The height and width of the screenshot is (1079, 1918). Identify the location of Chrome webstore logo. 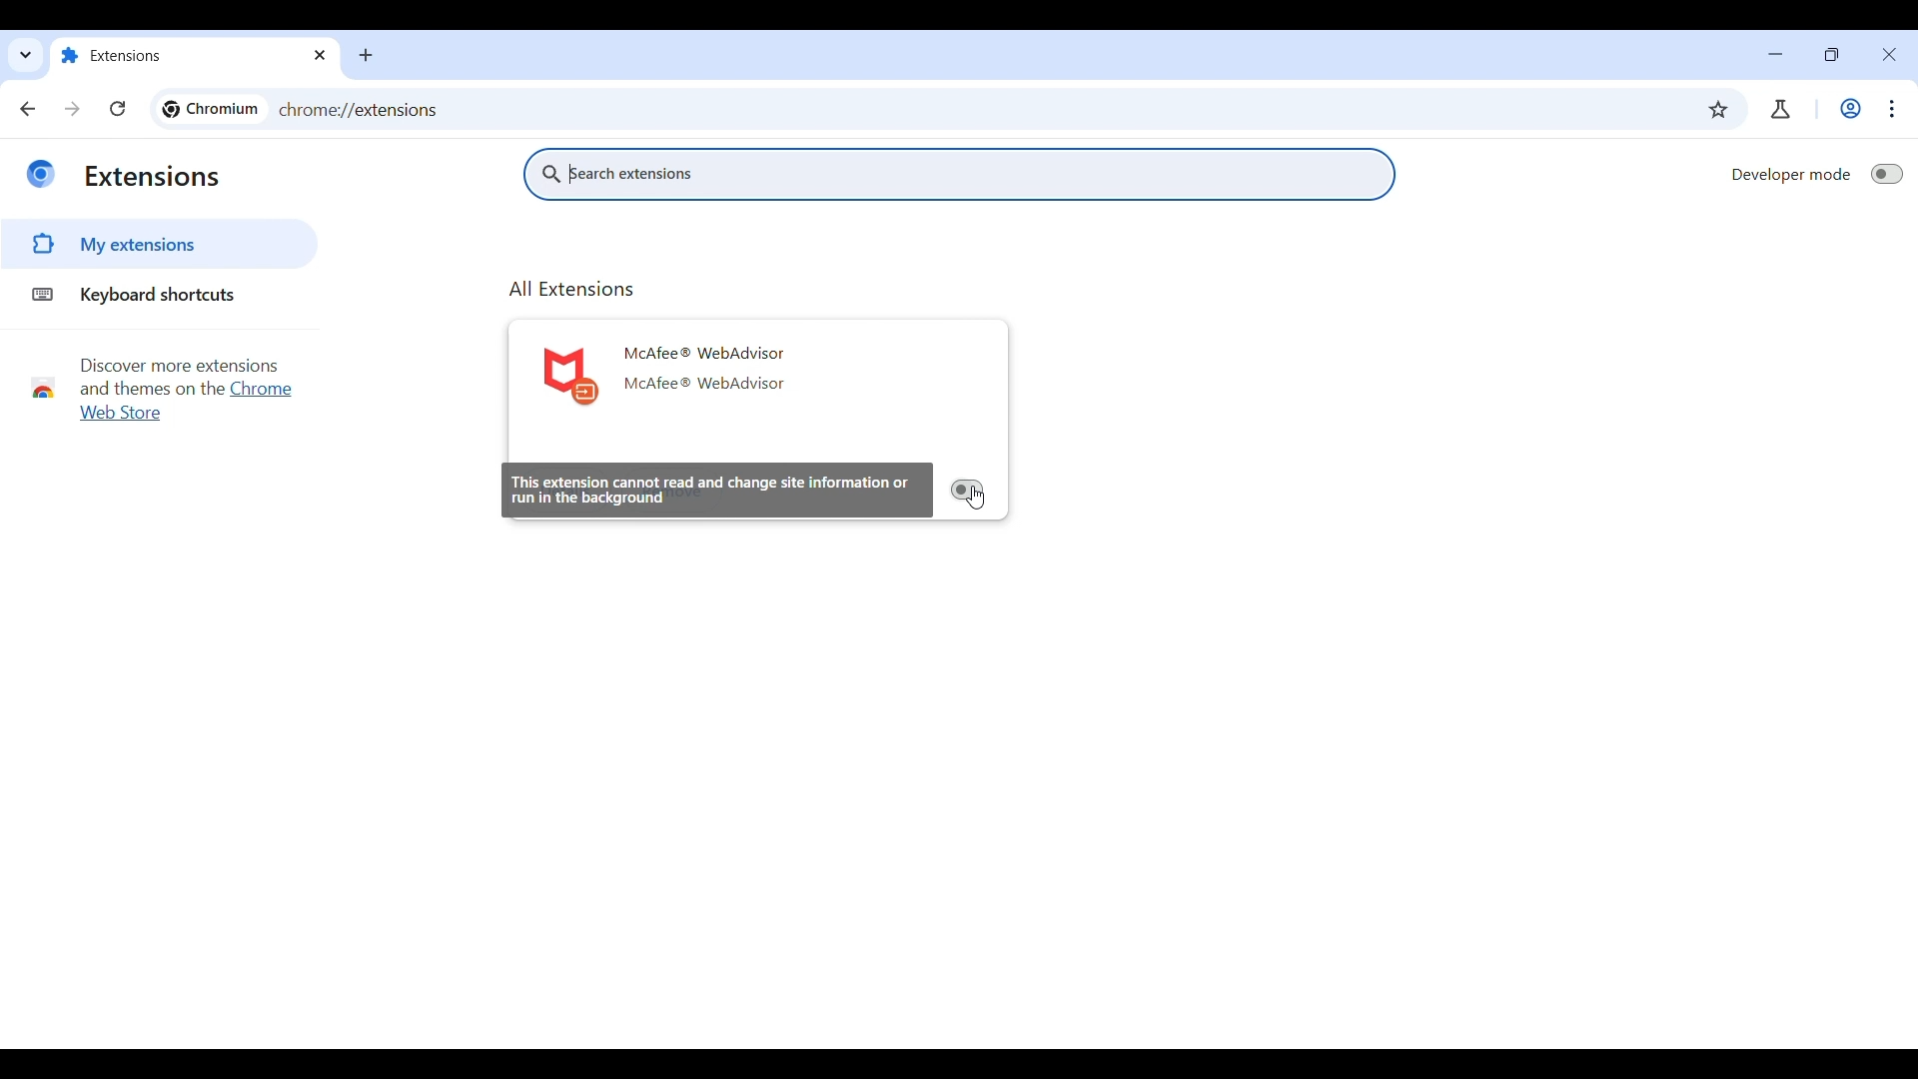
(42, 388).